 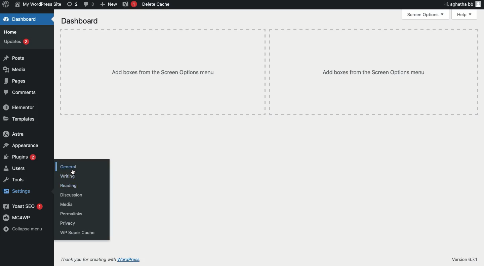 I want to click on Revisions (2), so click(x=72, y=4).